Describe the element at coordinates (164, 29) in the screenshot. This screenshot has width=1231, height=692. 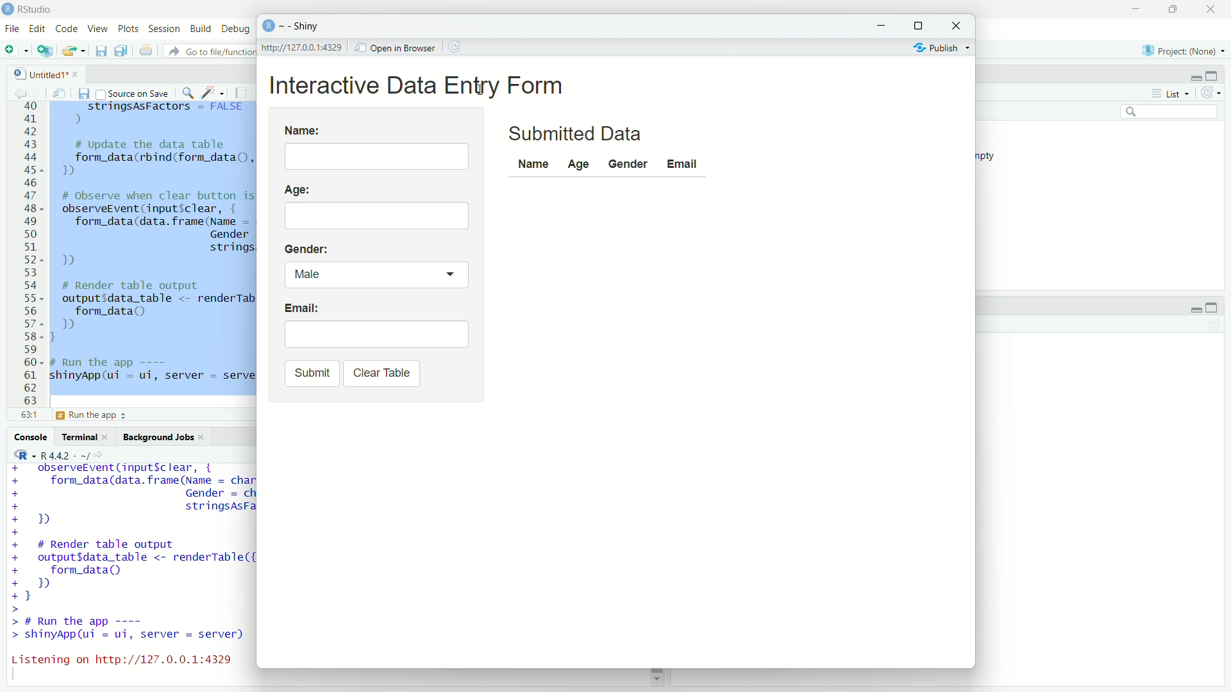
I see `Session` at that location.